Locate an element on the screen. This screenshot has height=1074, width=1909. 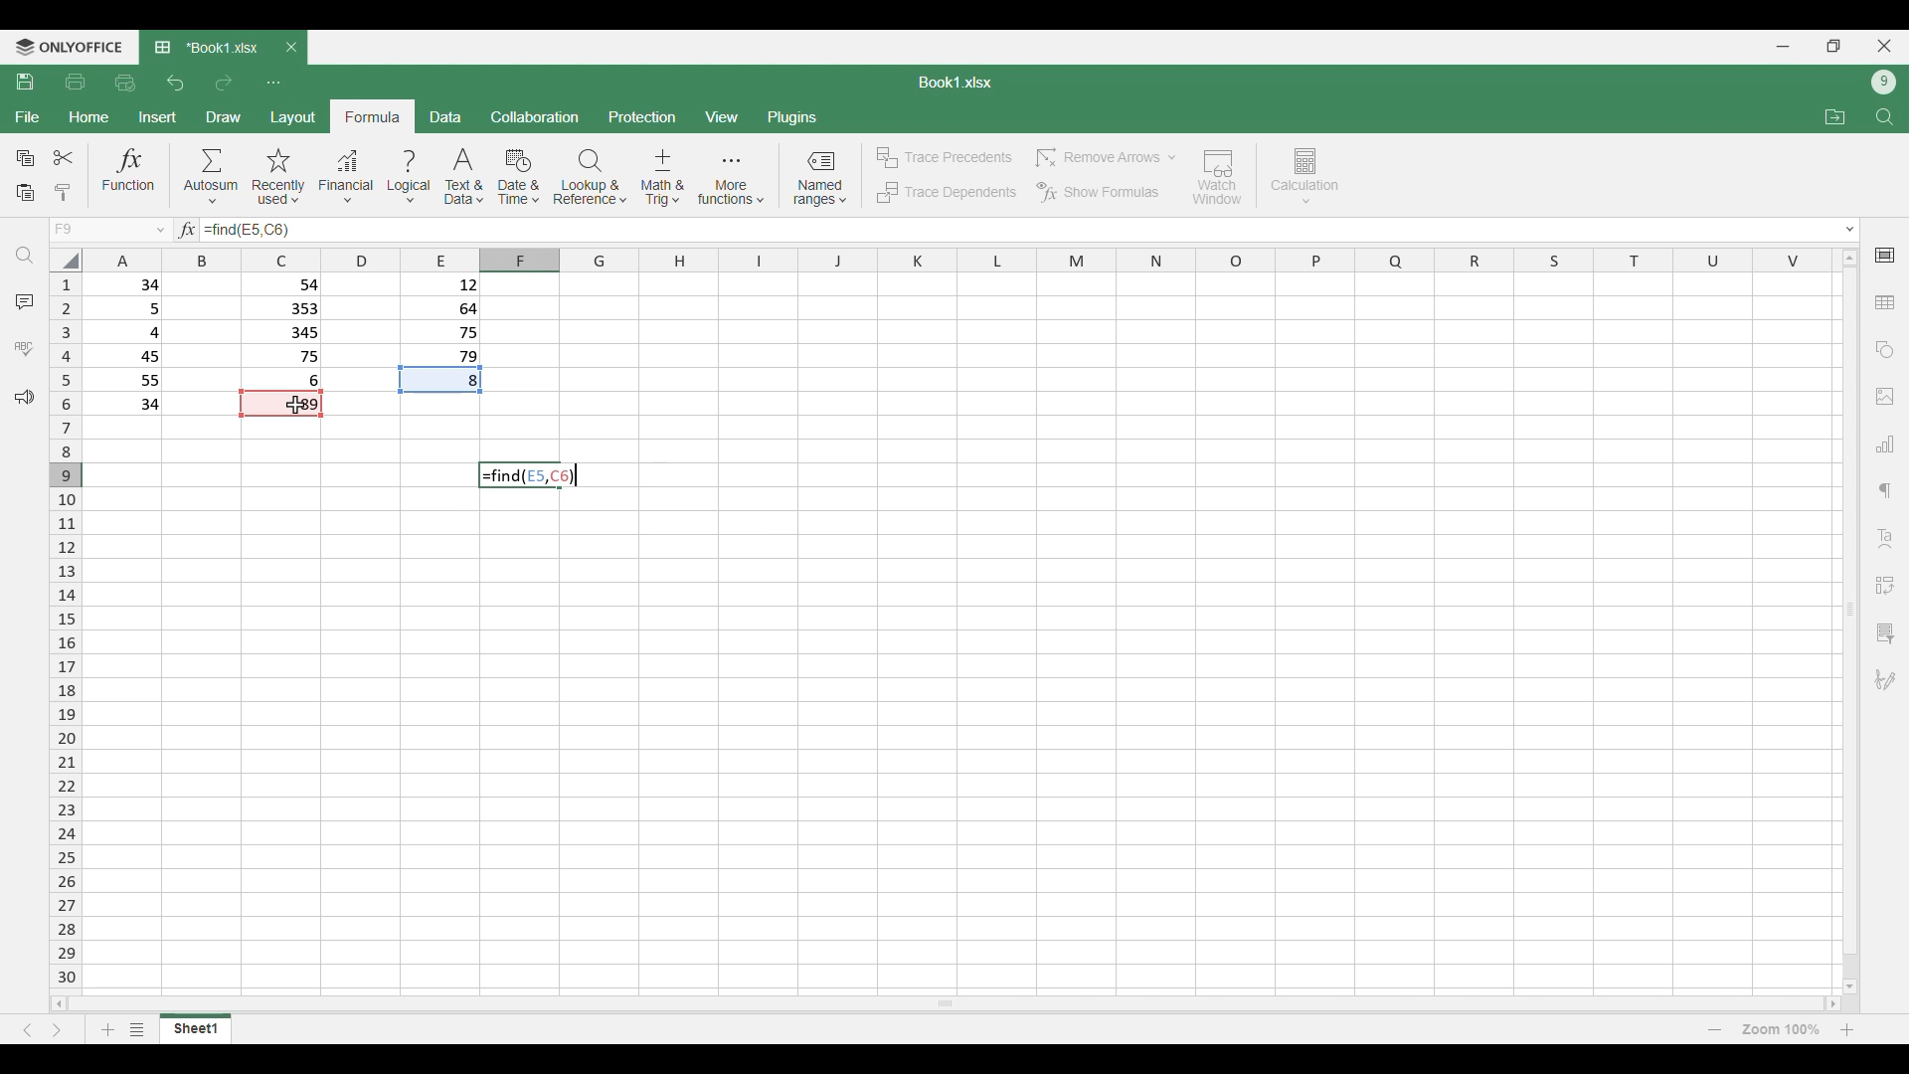
Cut is located at coordinates (64, 157).